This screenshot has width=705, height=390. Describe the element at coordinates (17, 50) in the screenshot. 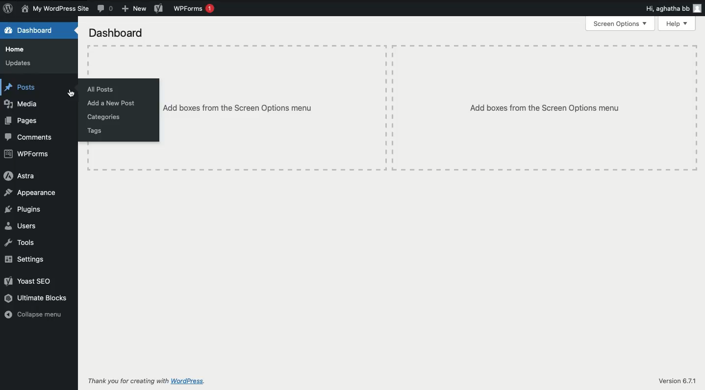

I see `Home` at that location.